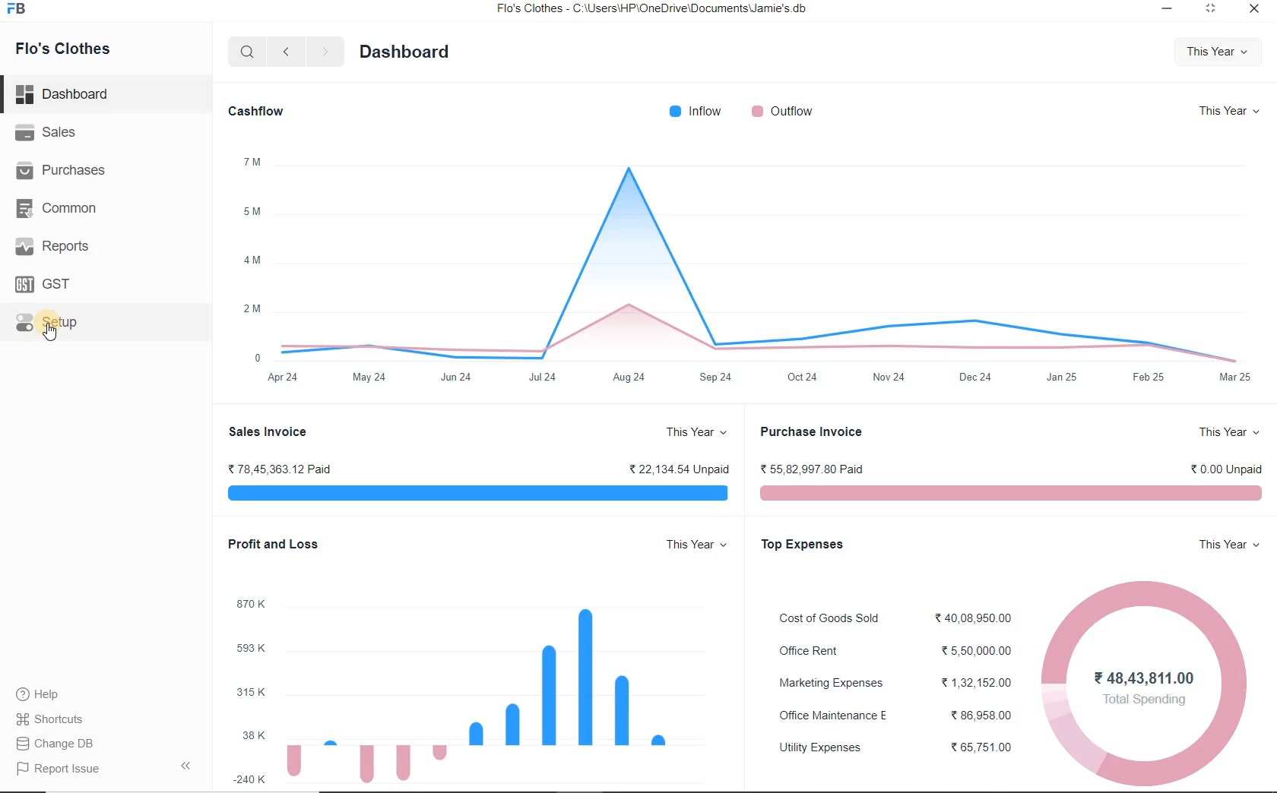 The height and width of the screenshot is (793, 1277). What do you see at coordinates (66, 96) in the screenshot?
I see `Dashboard` at bounding box center [66, 96].